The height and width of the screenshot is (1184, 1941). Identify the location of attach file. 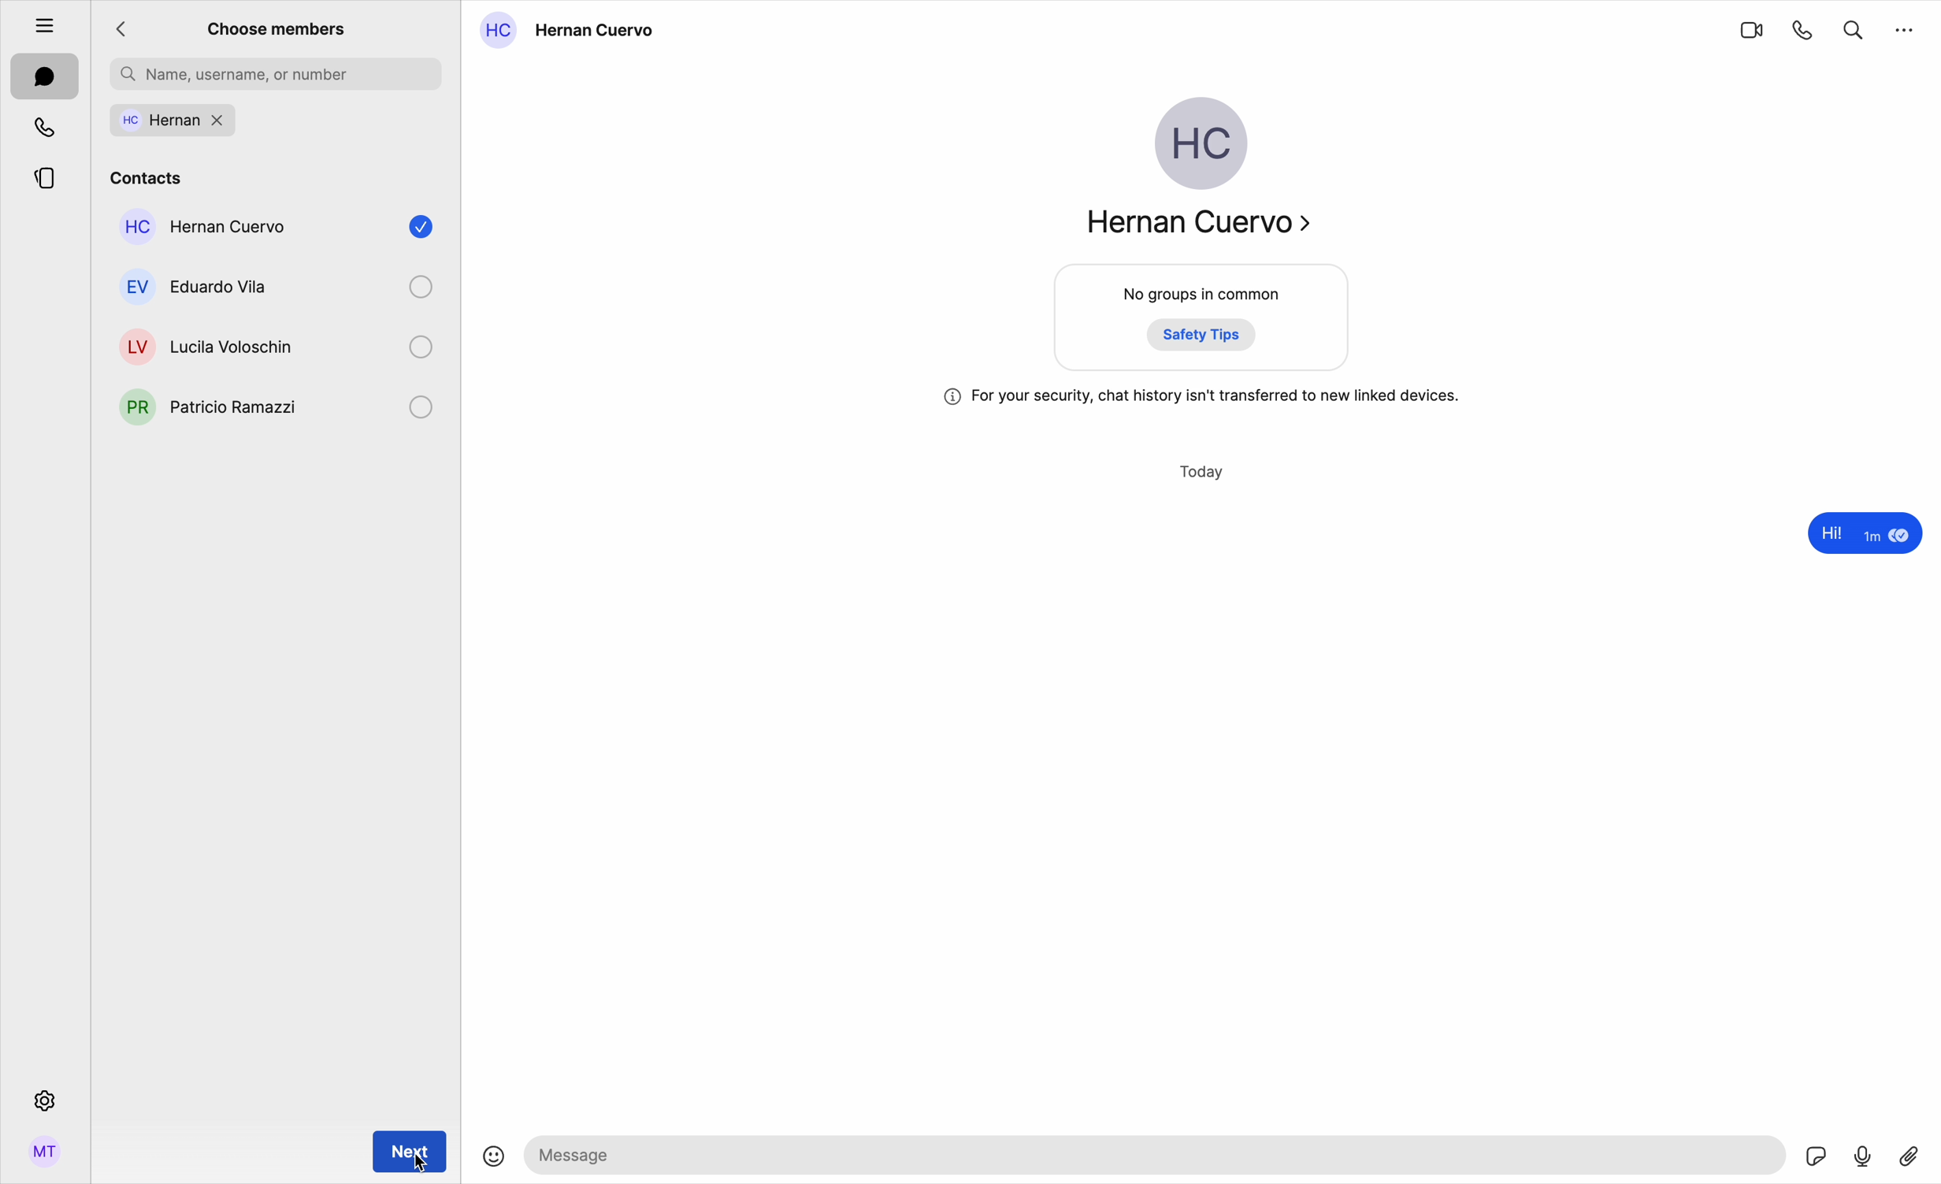
(1912, 1154).